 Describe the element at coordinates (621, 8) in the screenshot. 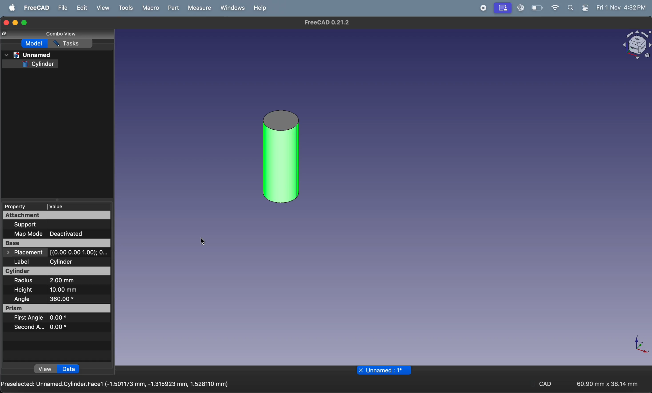

I see `Fri 1 Nov 4:32 PM` at that location.